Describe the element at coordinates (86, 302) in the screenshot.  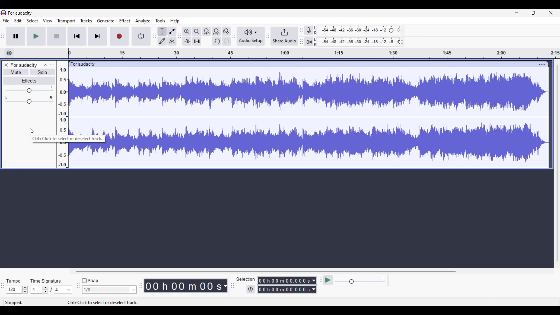
I see `Status bar information` at that location.